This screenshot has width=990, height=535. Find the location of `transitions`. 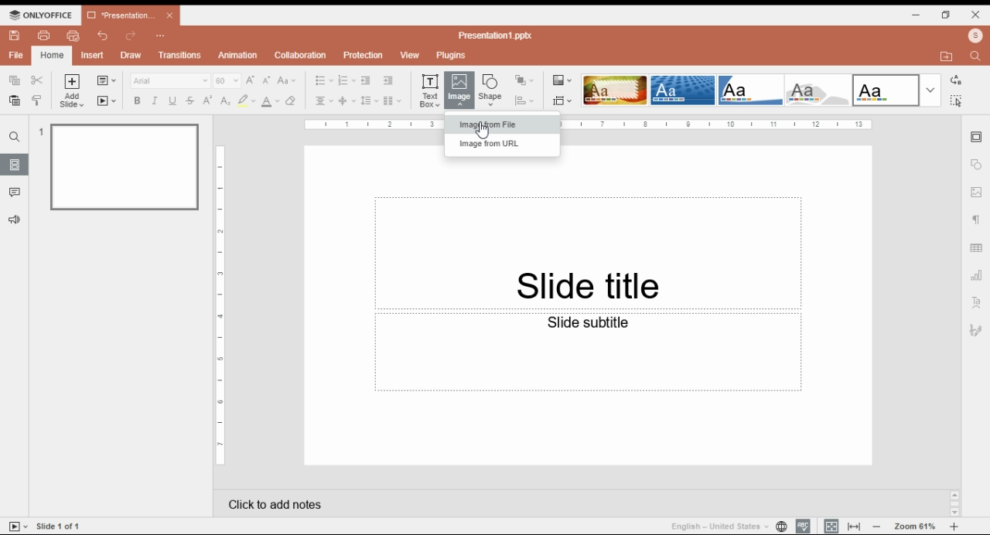

transitions is located at coordinates (180, 56).